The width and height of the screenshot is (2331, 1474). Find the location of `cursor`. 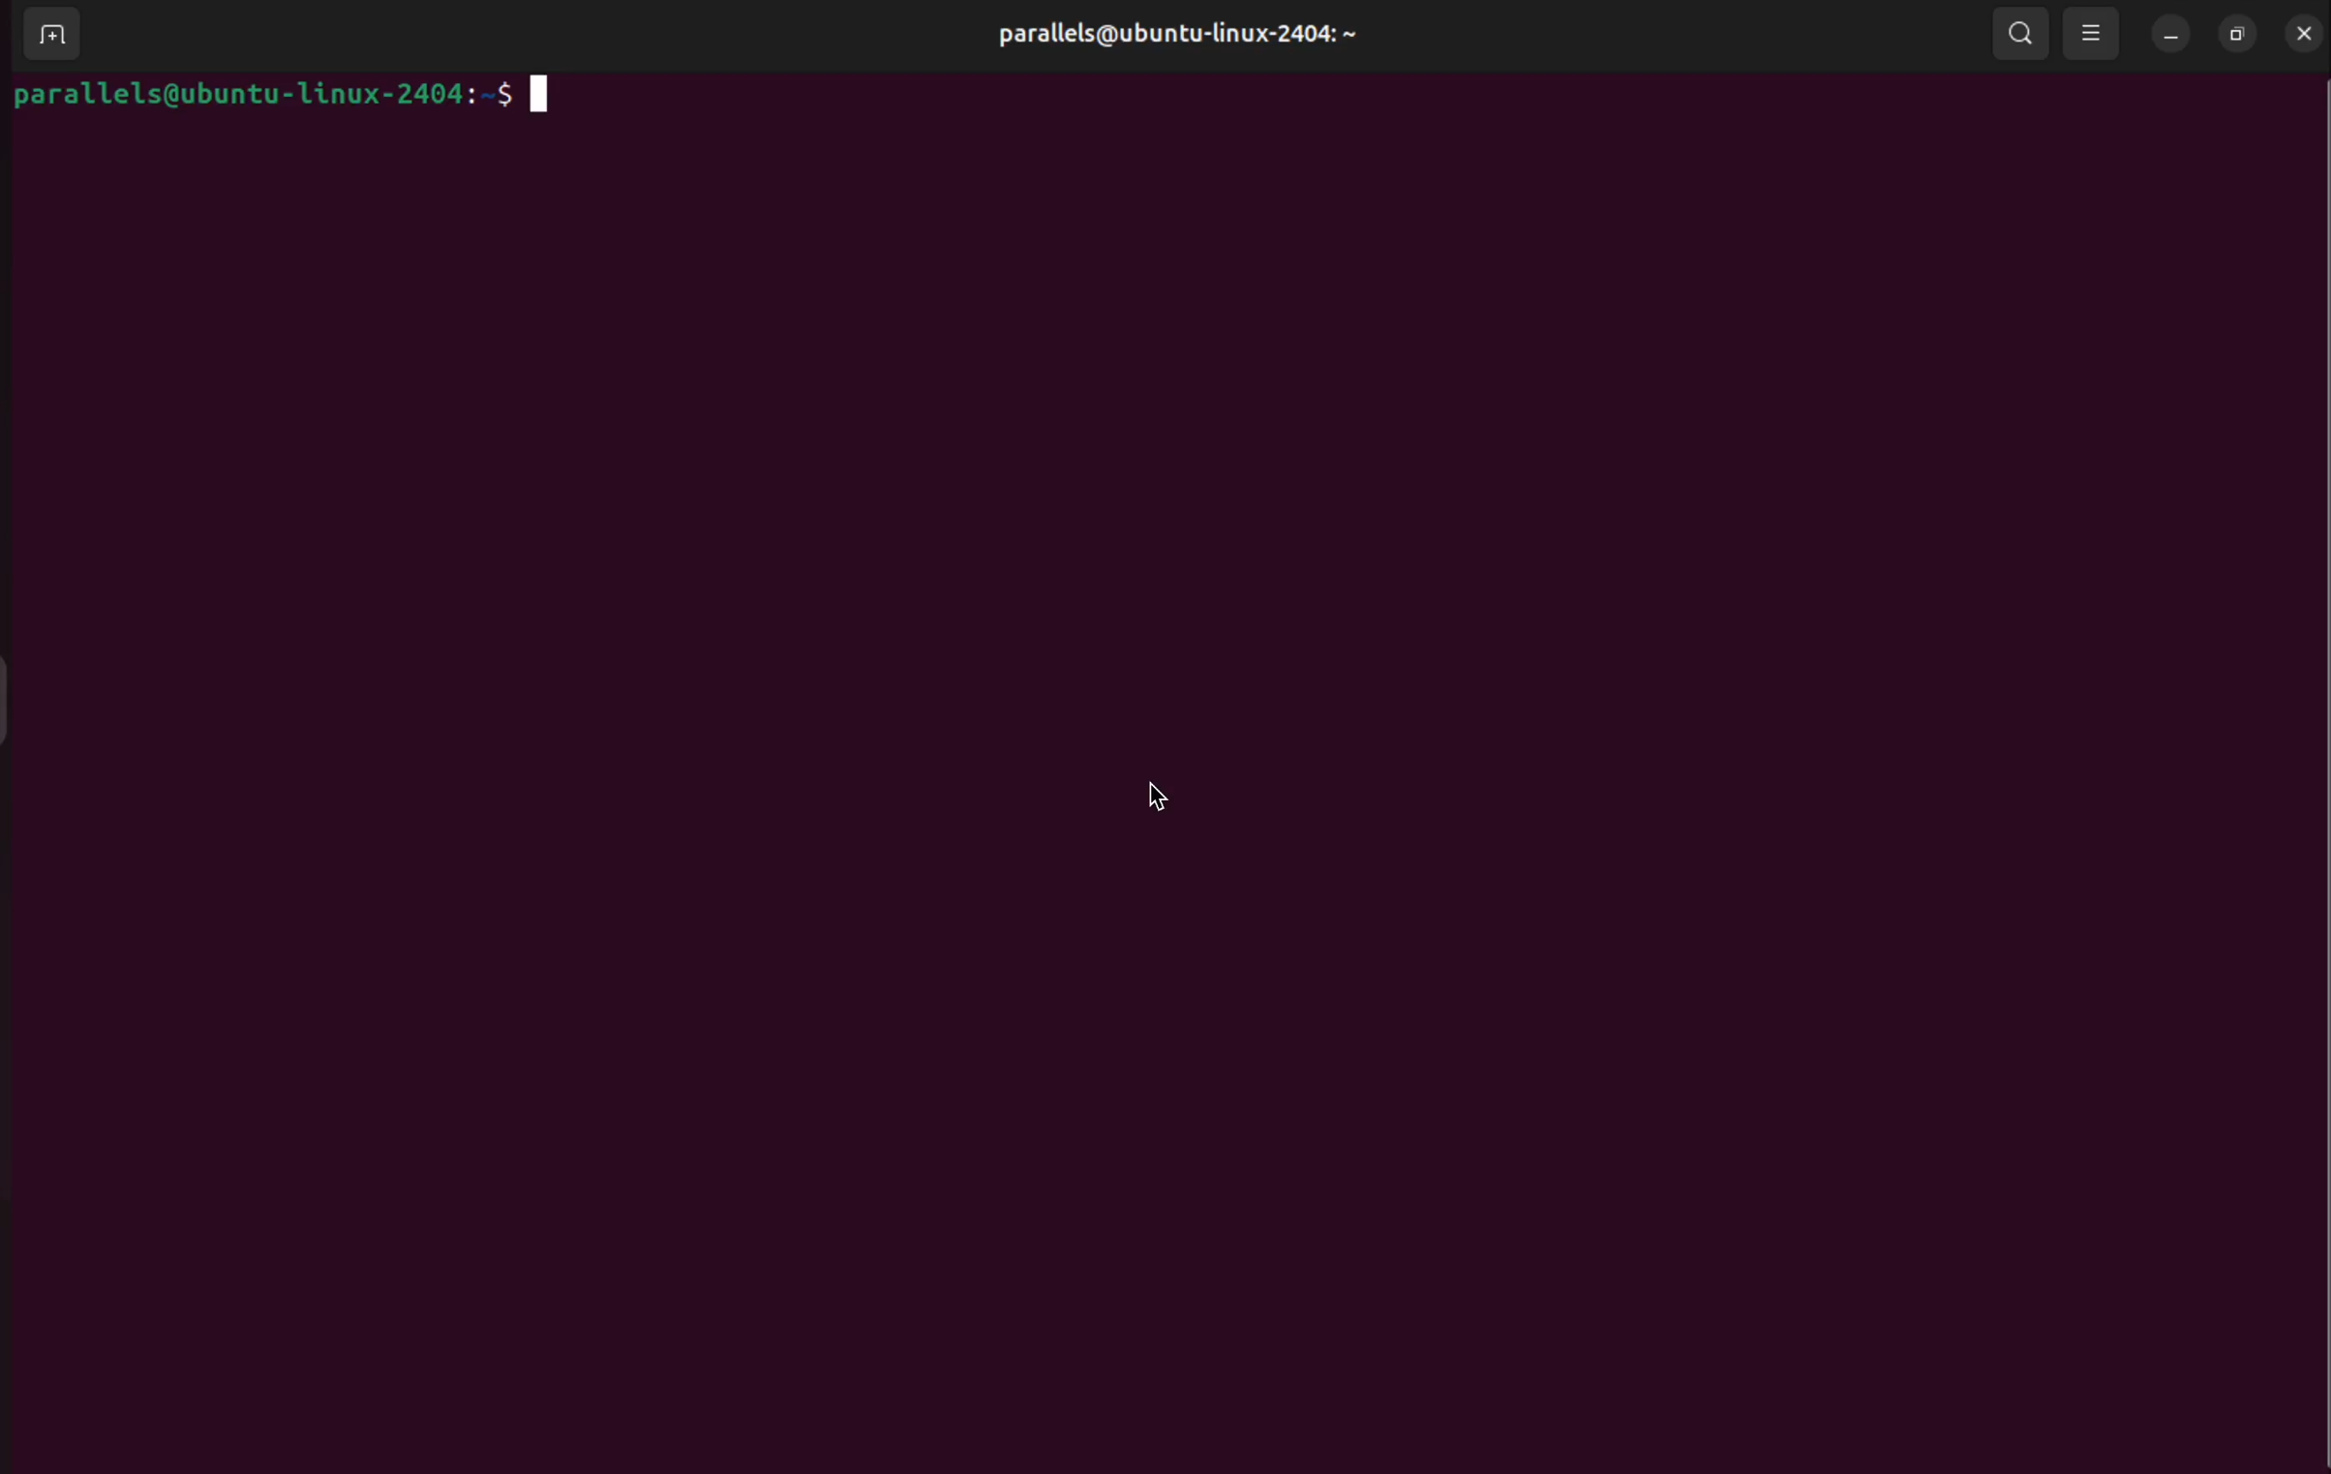

cursor is located at coordinates (1165, 797).